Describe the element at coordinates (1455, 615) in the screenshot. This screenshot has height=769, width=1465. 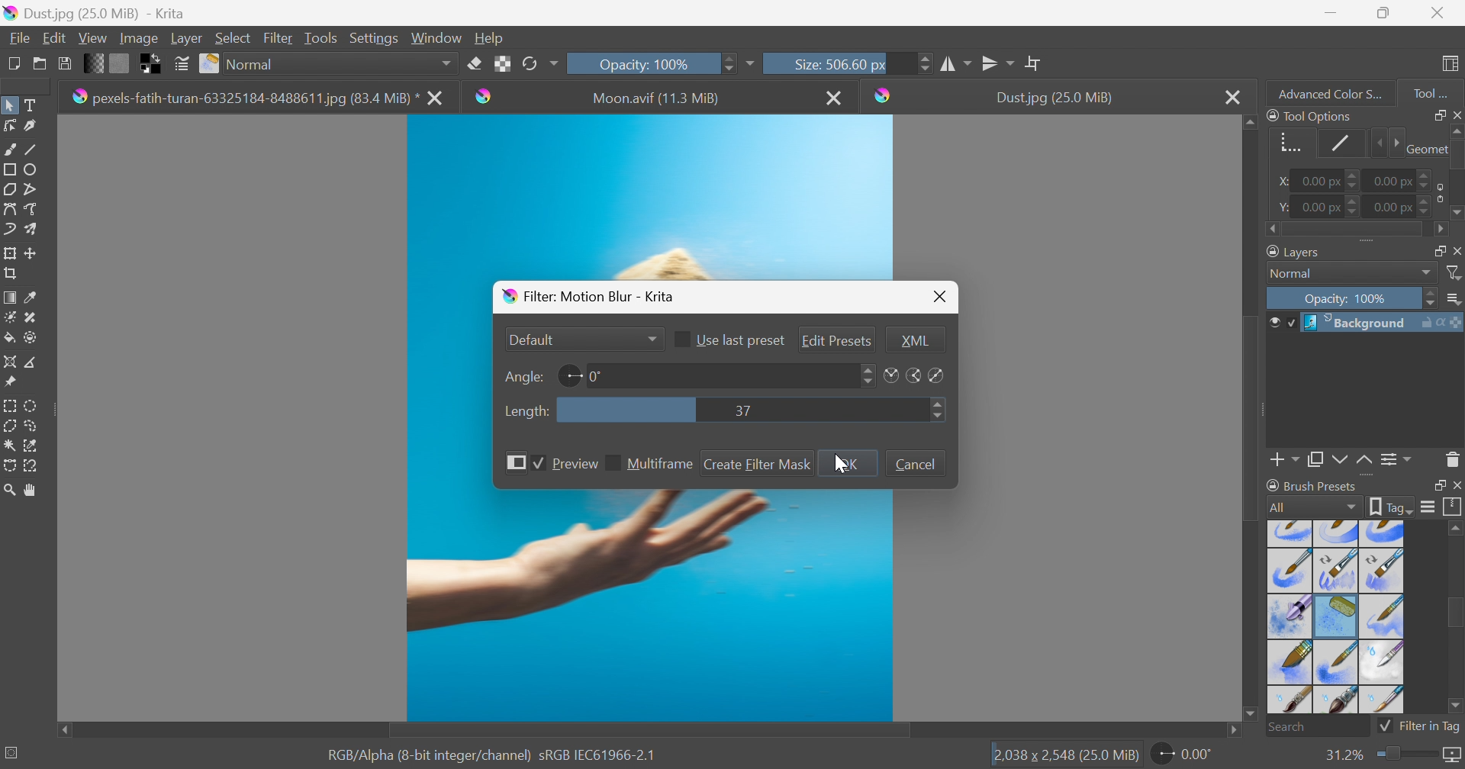
I see `Scroll Bar` at that location.